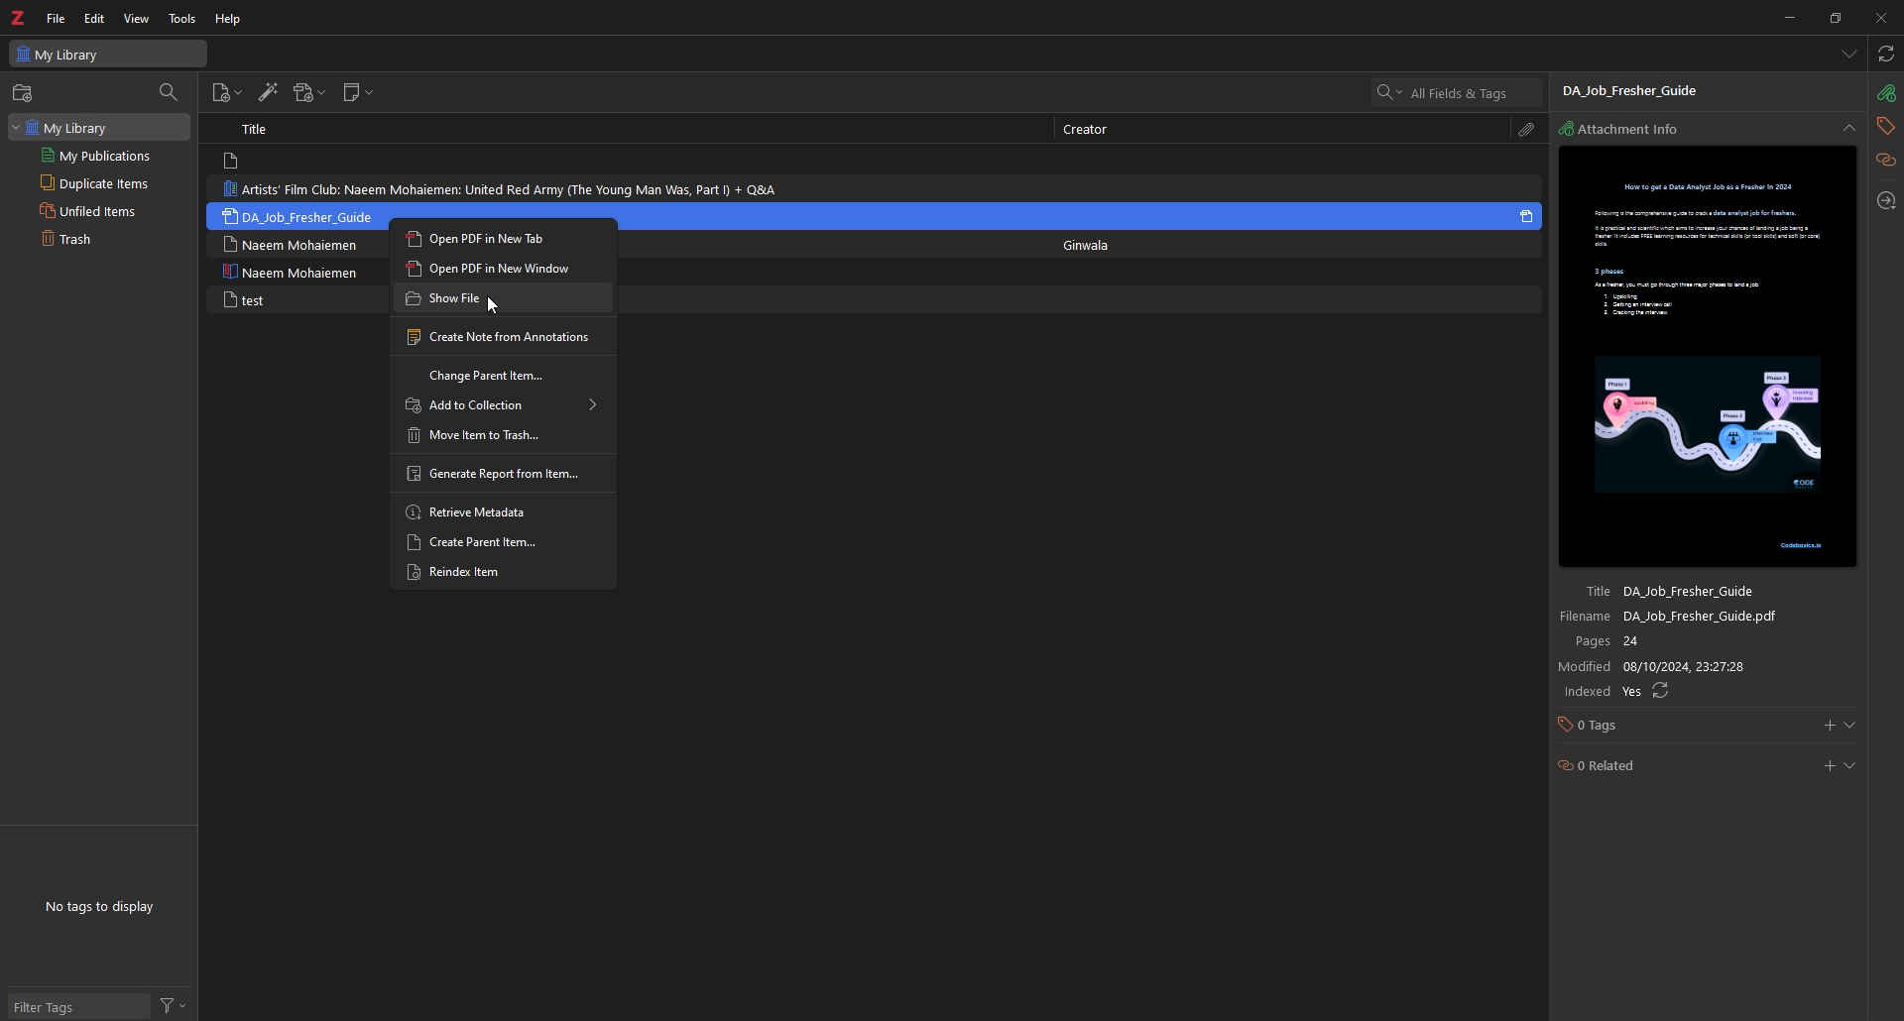  I want to click on sync with zotero.org, so click(1884, 55).